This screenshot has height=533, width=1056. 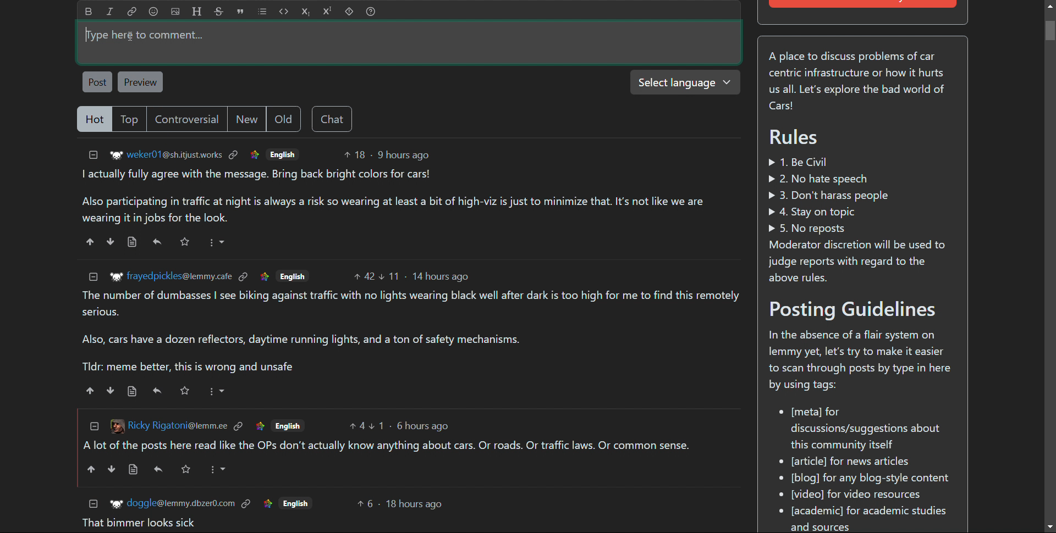 What do you see at coordinates (109, 242) in the screenshot?
I see `downvote` at bounding box center [109, 242].